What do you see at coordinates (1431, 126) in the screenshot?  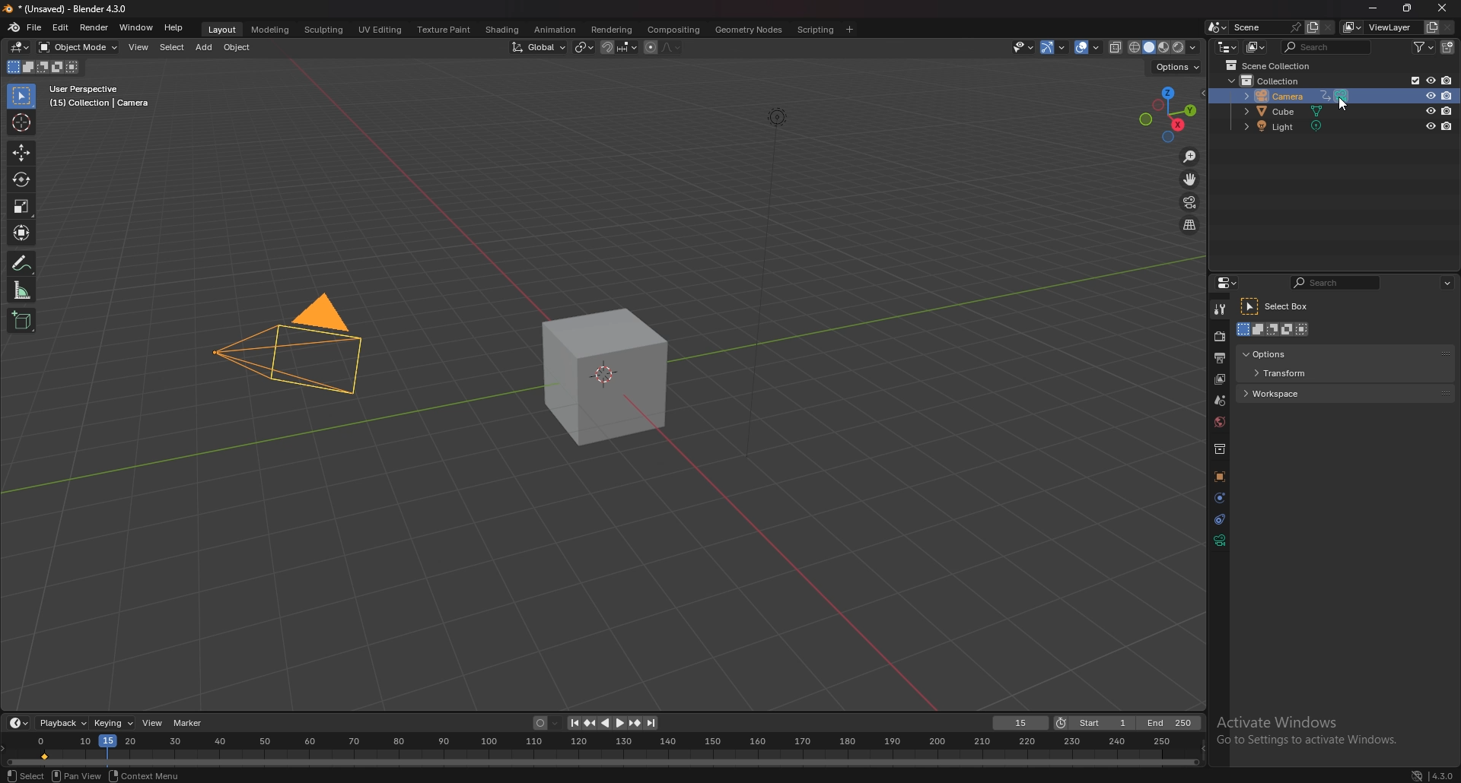 I see `hide in viewport` at bounding box center [1431, 126].